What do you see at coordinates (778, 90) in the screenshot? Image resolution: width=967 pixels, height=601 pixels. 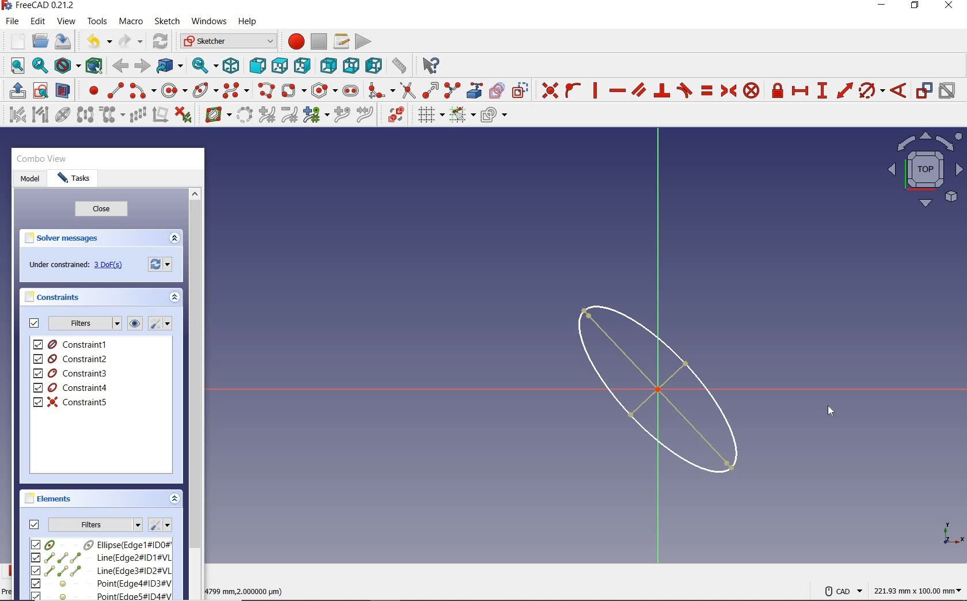 I see `constrin lock` at bounding box center [778, 90].